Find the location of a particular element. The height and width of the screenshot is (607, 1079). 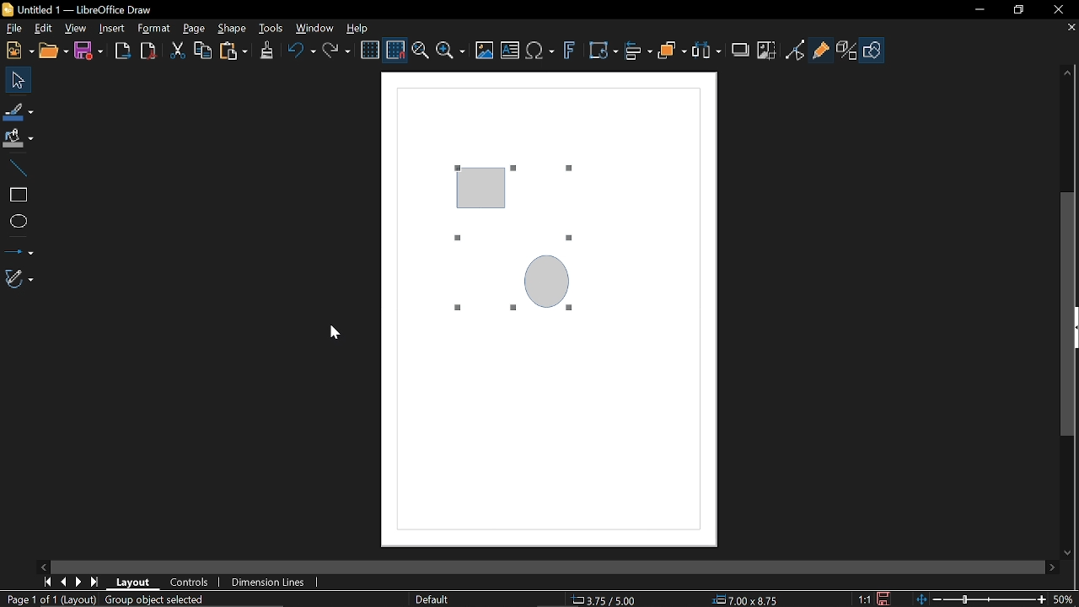

Zoom is located at coordinates (453, 52).